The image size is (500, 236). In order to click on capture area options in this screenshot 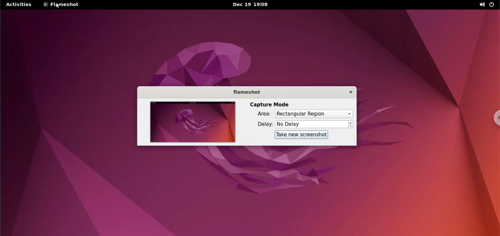, I will do `click(314, 114)`.